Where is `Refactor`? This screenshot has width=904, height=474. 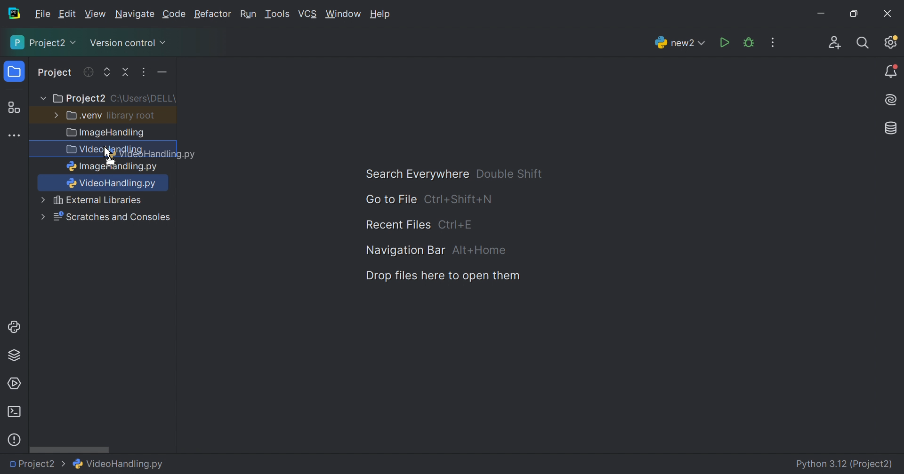 Refactor is located at coordinates (212, 15).